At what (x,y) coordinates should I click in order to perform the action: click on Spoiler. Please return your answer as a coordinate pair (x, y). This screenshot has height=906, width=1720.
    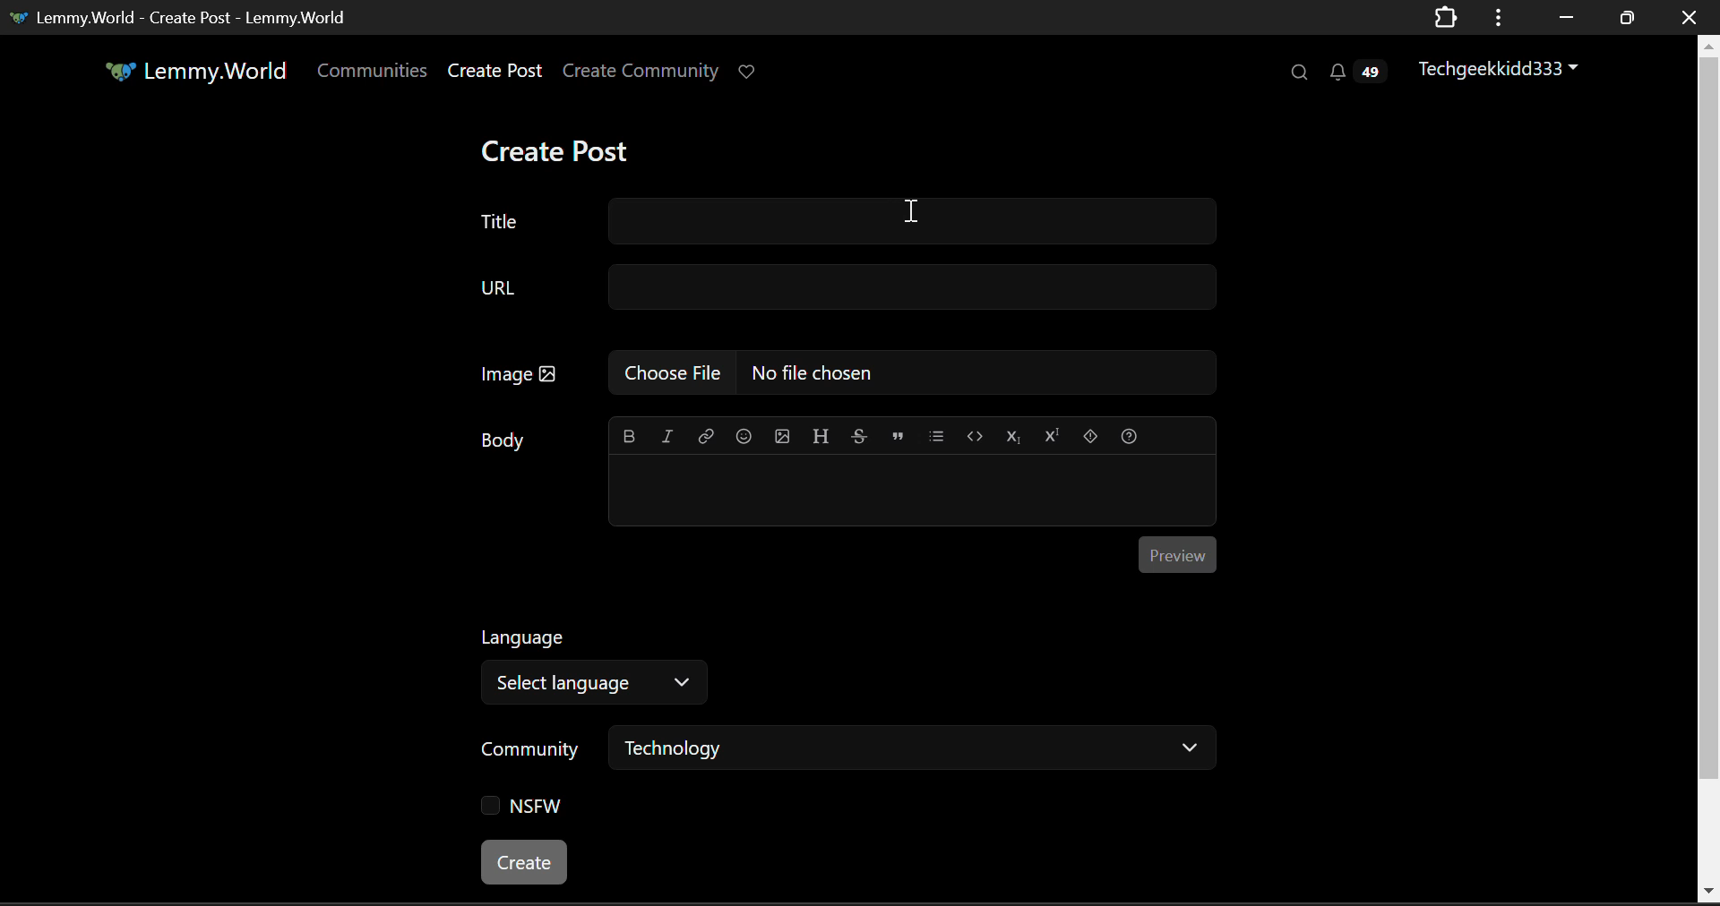
    Looking at the image, I should click on (1089, 438).